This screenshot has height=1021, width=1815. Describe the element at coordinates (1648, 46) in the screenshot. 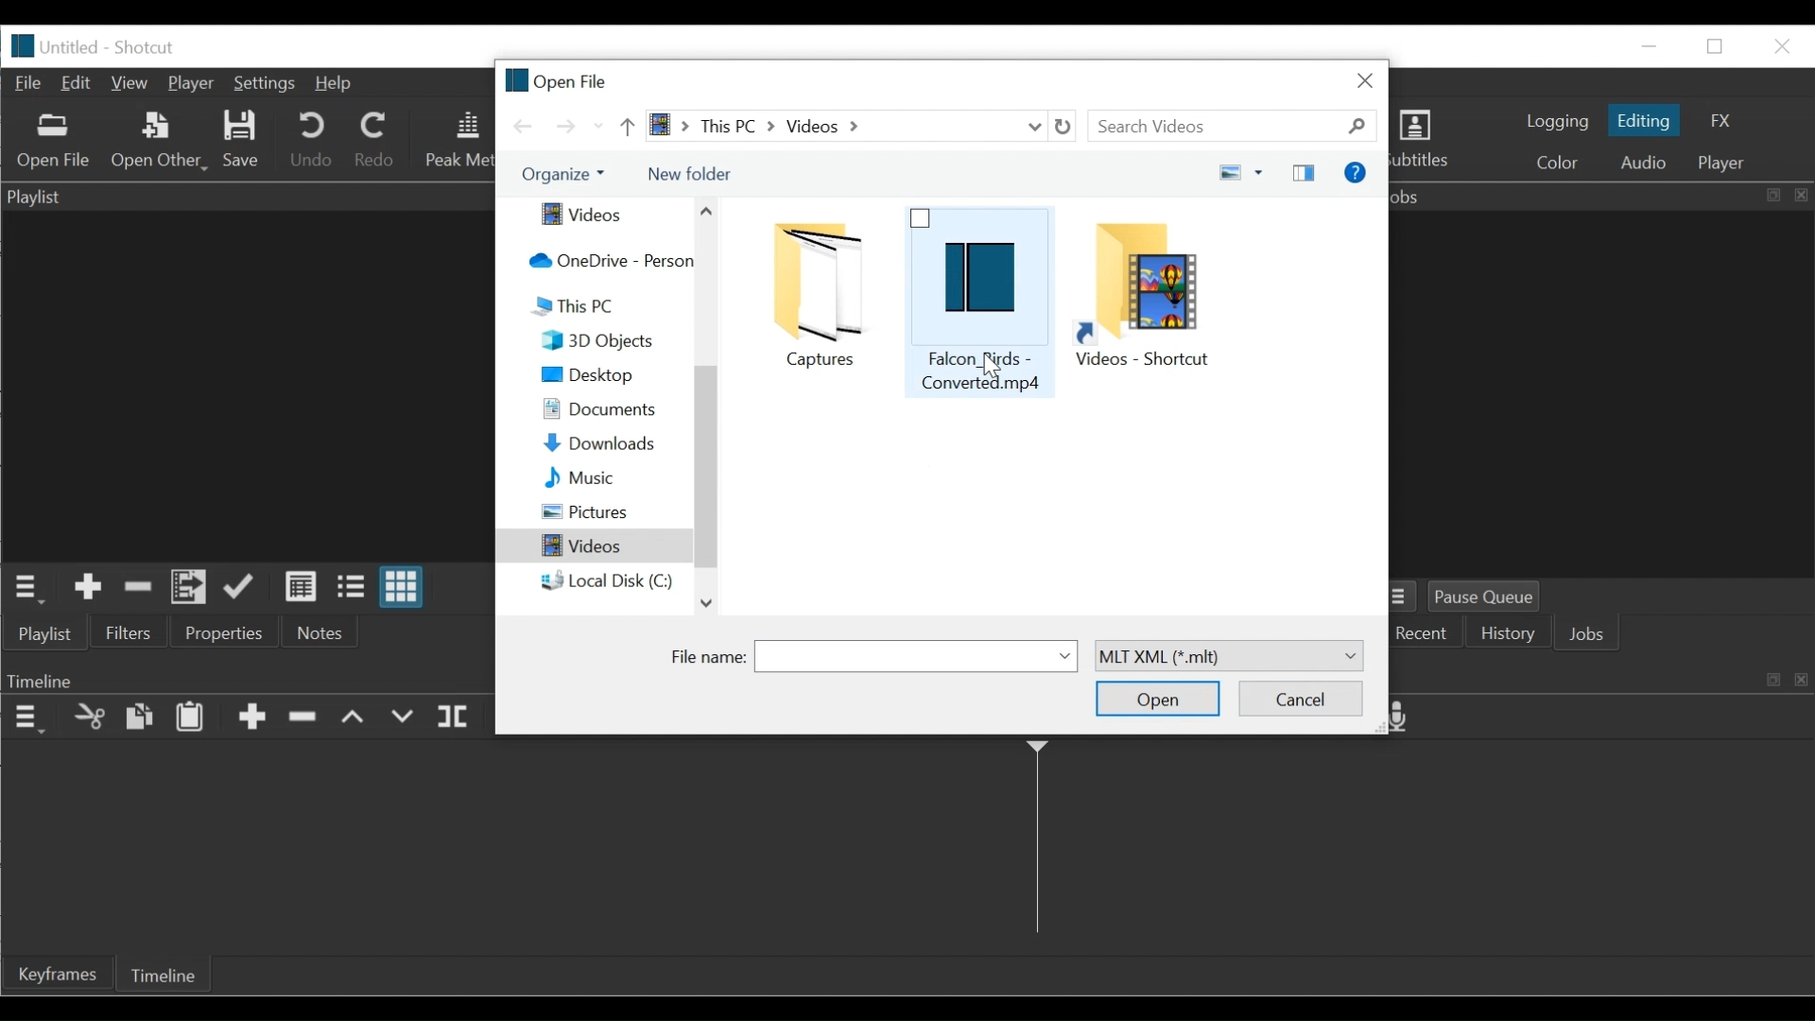

I see `minimize` at that location.